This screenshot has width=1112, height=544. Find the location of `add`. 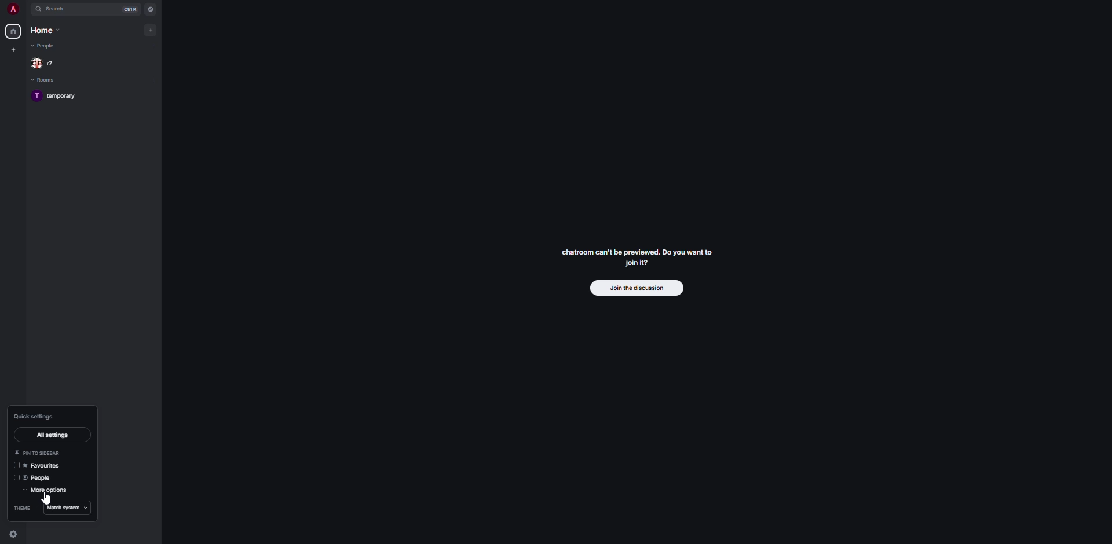

add is located at coordinates (150, 30).